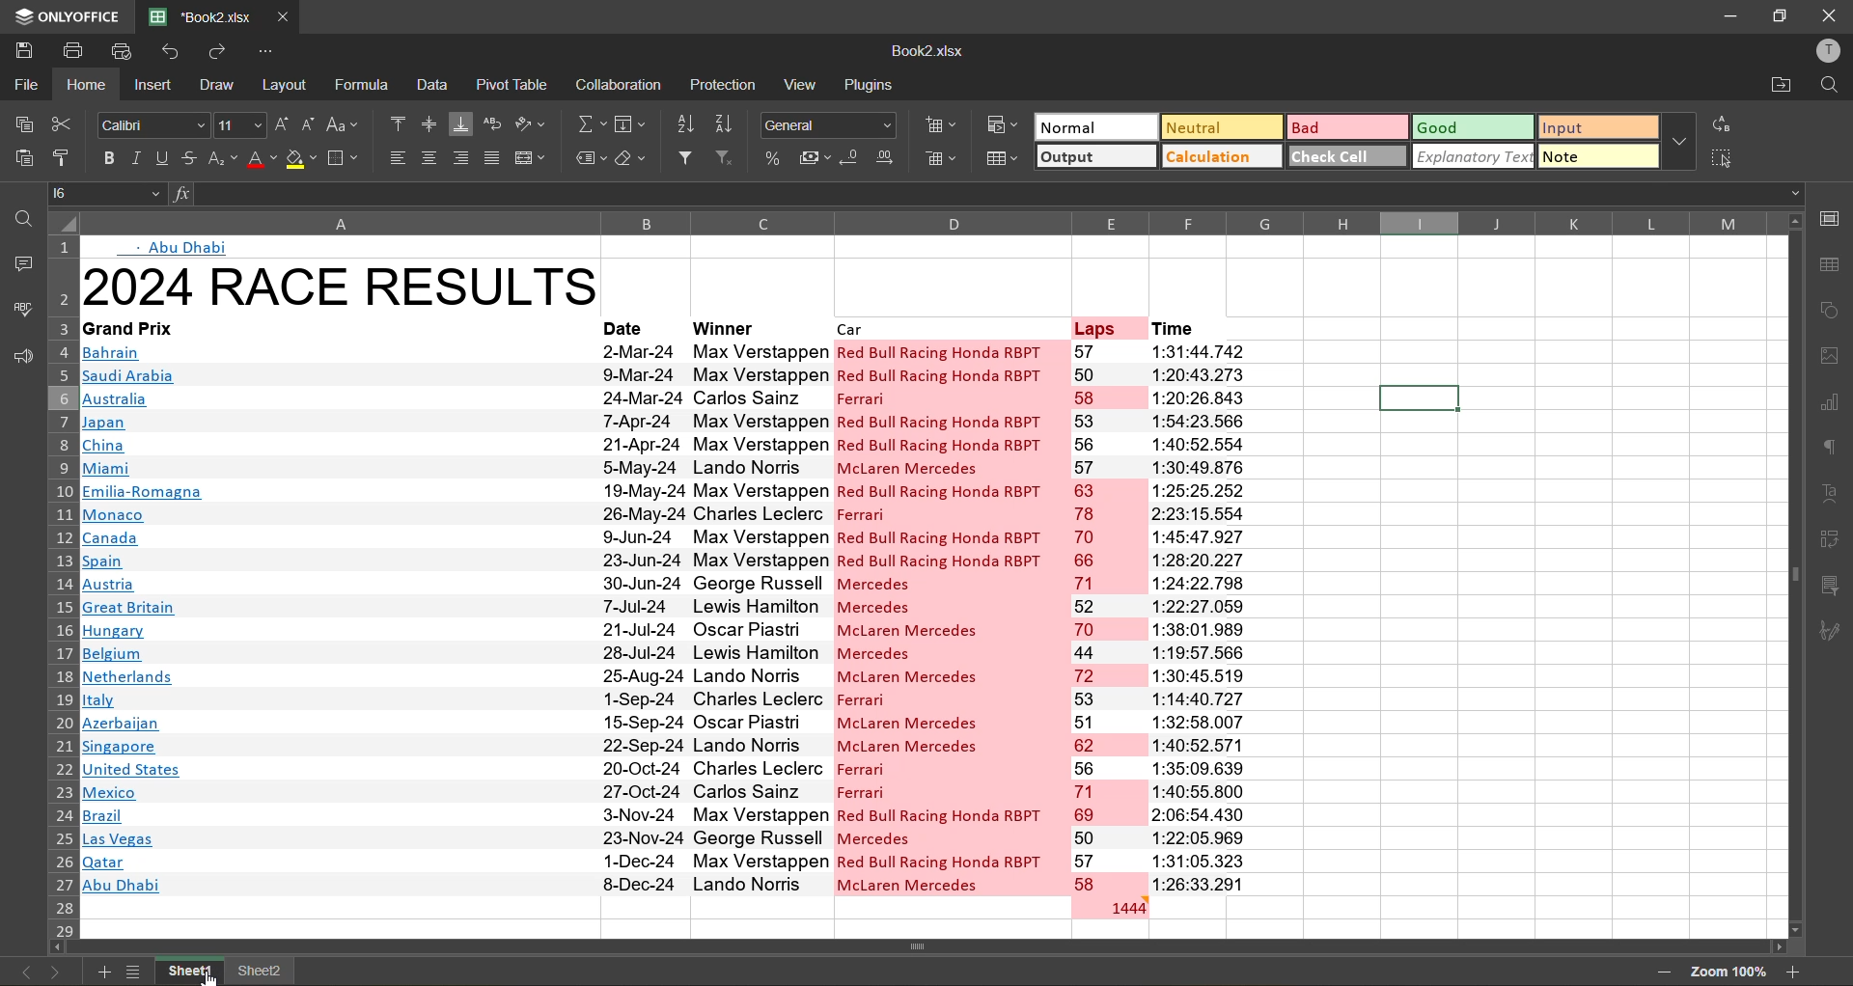  Describe the element at coordinates (1727, 972) in the screenshot. I see `zoom factor` at that location.